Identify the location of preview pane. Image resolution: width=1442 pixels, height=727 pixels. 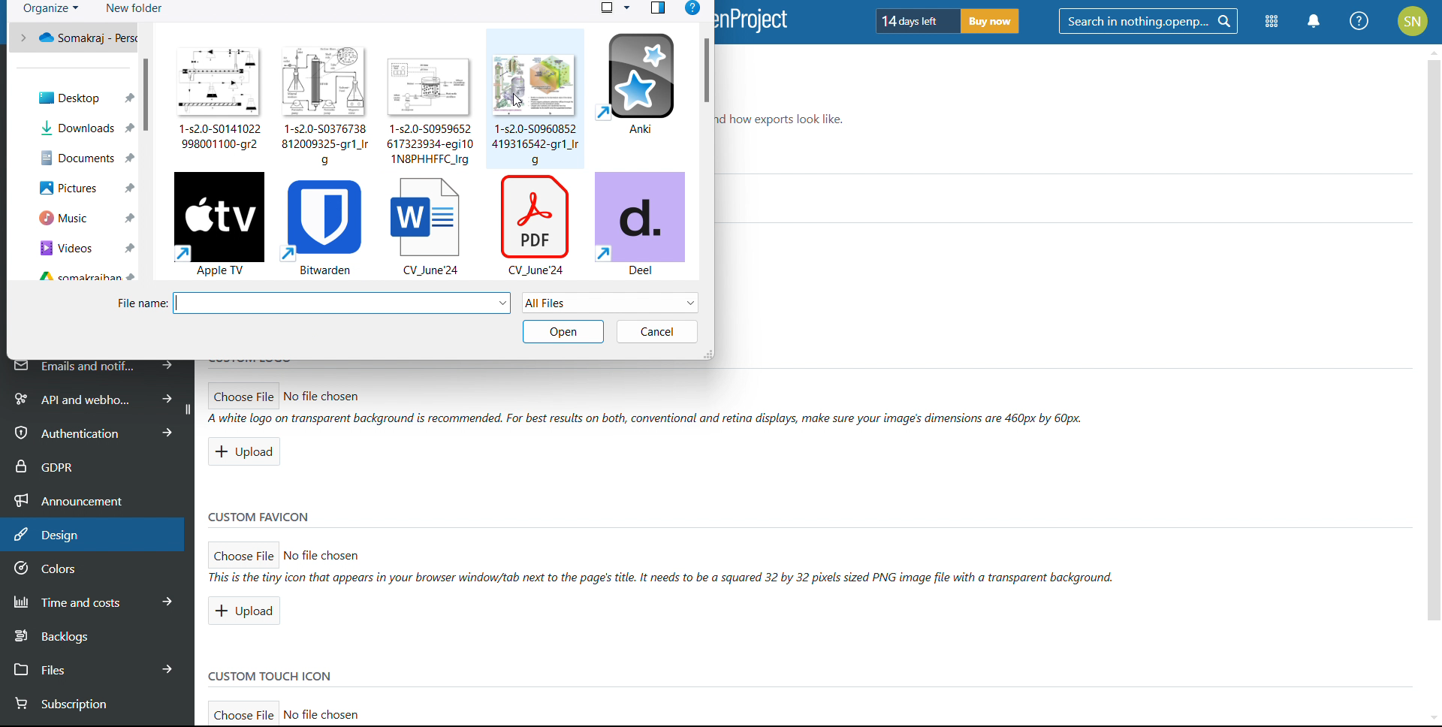
(657, 9).